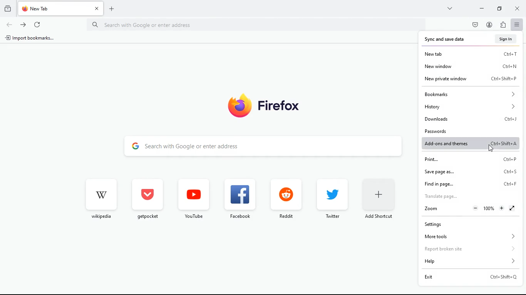  What do you see at coordinates (476, 26) in the screenshot?
I see `pocket` at bounding box center [476, 26].